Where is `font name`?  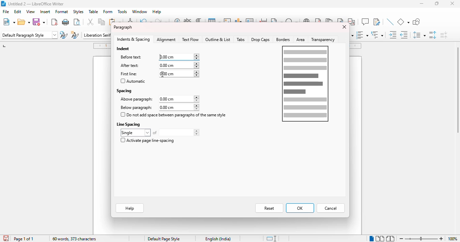
font name is located at coordinates (96, 35).